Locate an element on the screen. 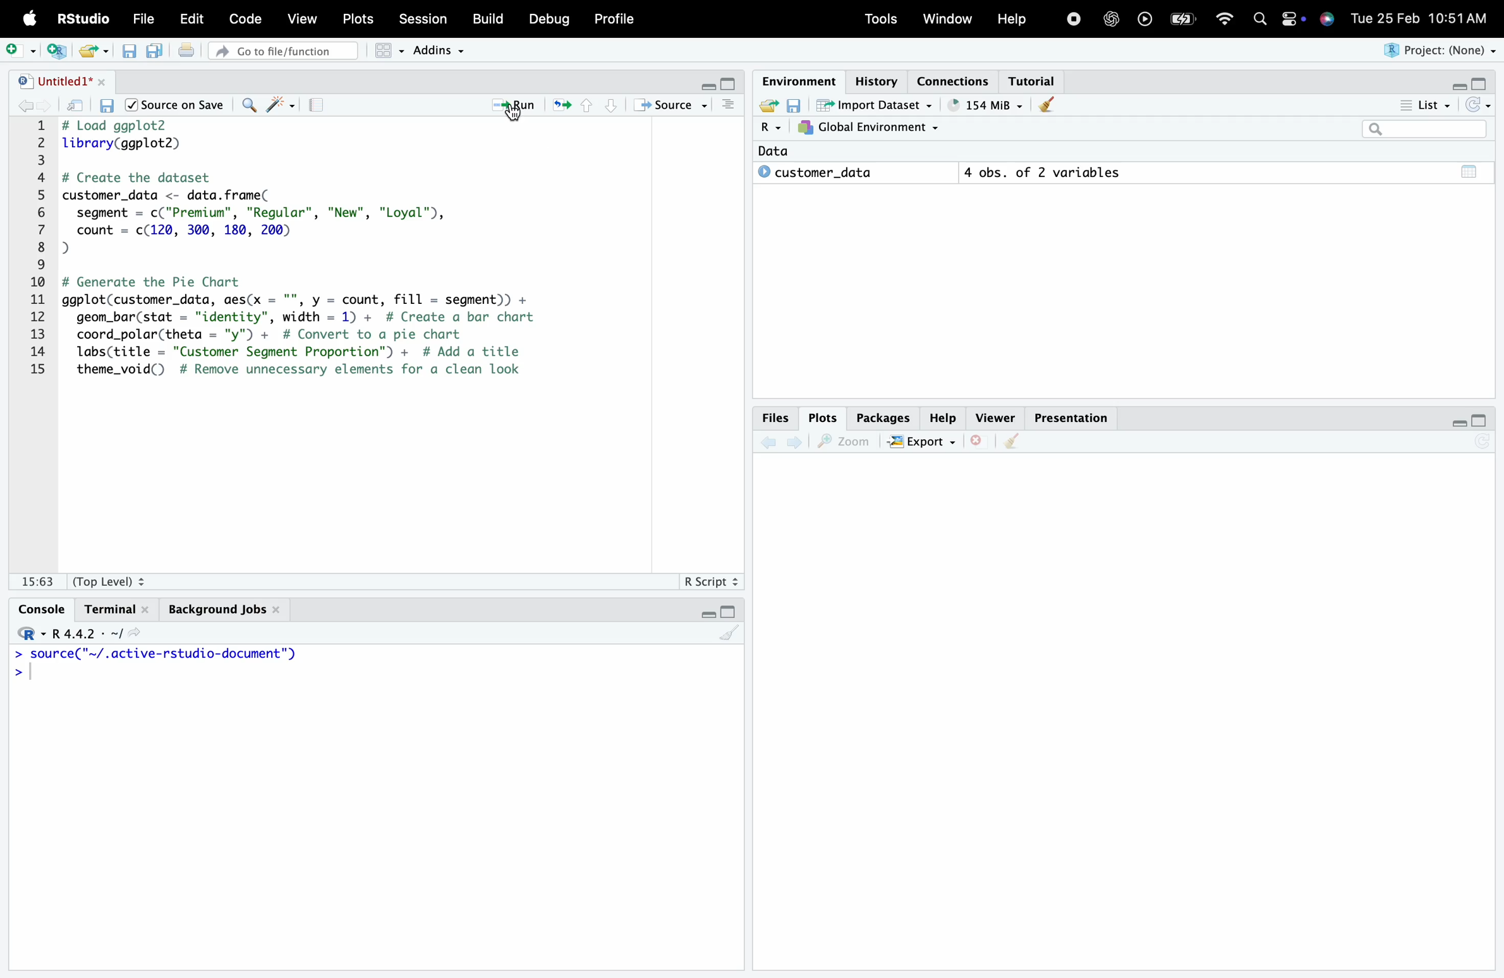 This screenshot has width=1504, height=978. minimise is located at coordinates (1455, 87).